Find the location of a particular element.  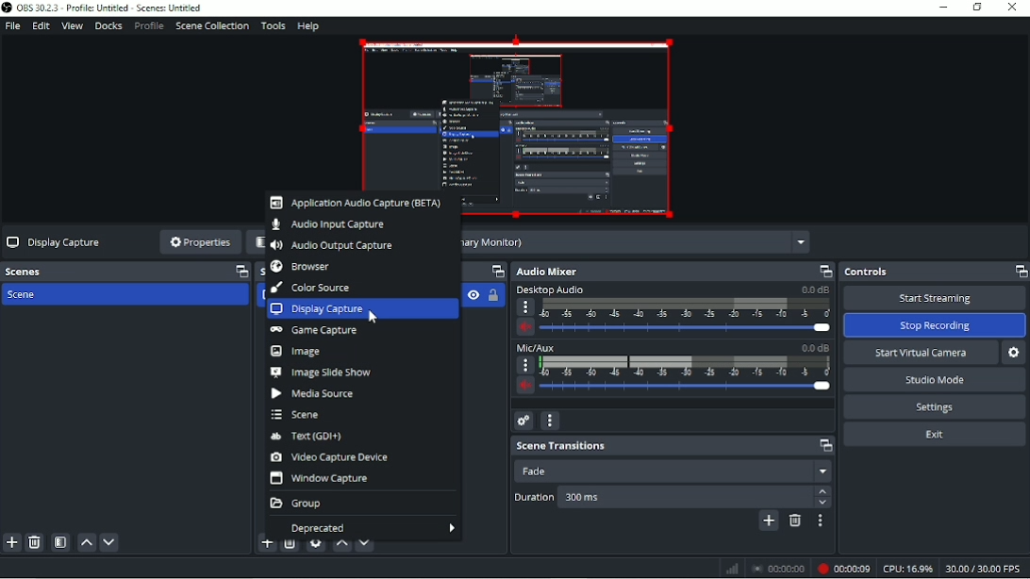

Move source(s) up is located at coordinates (341, 545).